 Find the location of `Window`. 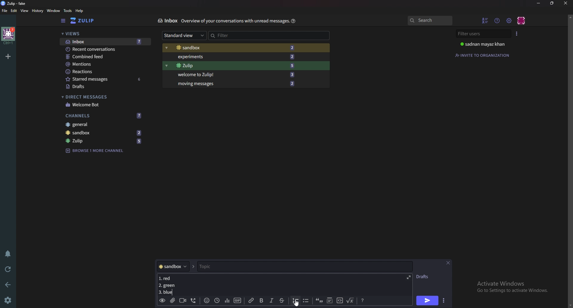

Window is located at coordinates (53, 10).